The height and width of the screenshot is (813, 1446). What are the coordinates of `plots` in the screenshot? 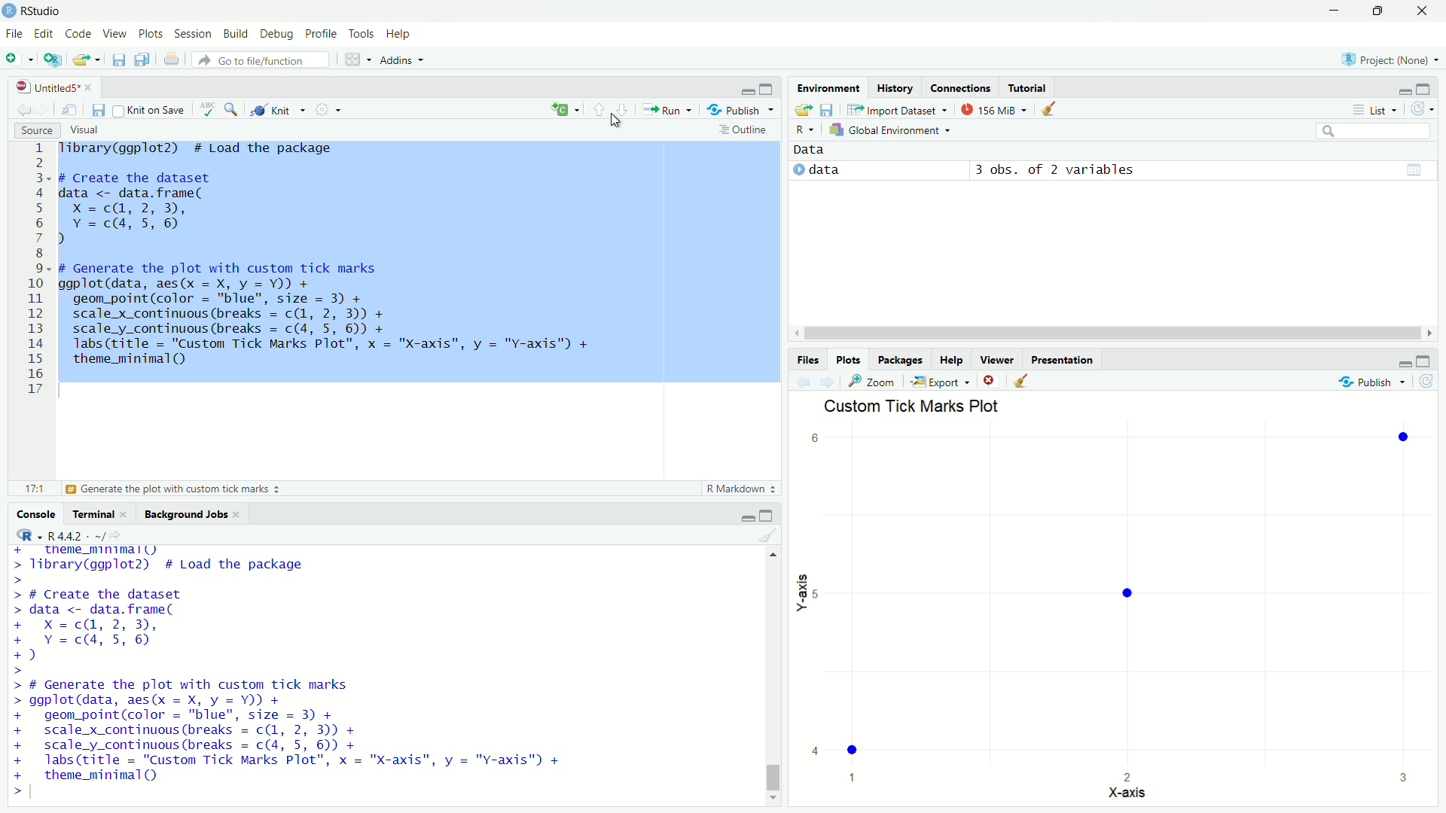 It's located at (151, 35).